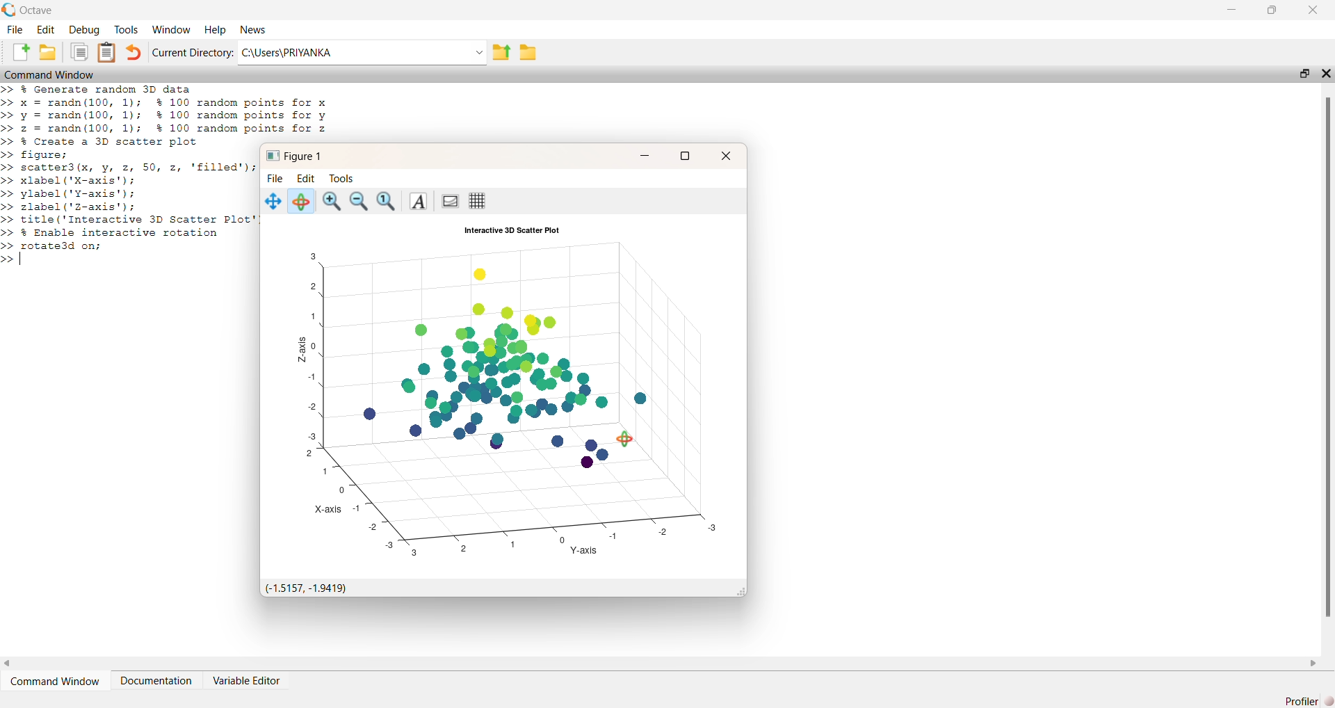 The height and width of the screenshot is (708, 1335). What do you see at coordinates (309, 588) in the screenshot?
I see `(-1.5157, -1.9419)` at bounding box center [309, 588].